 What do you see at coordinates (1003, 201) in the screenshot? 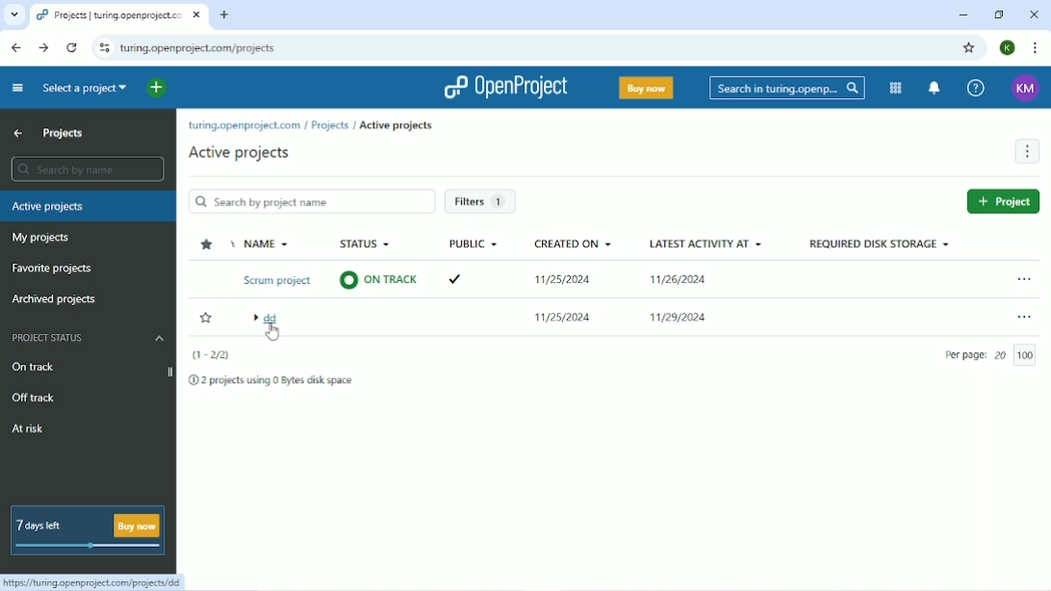
I see `Project` at bounding box center [1003, 201].